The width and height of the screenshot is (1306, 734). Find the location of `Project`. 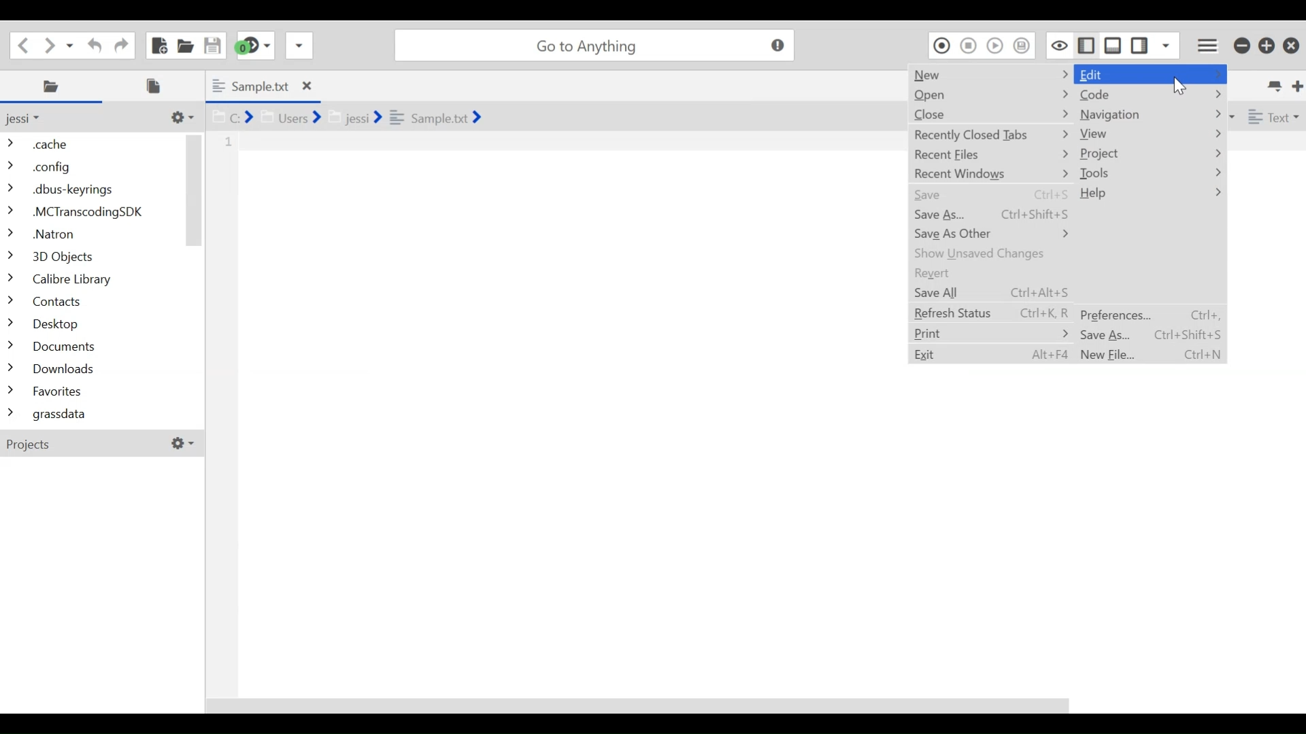

Project is located at coordinates (1150, 154).